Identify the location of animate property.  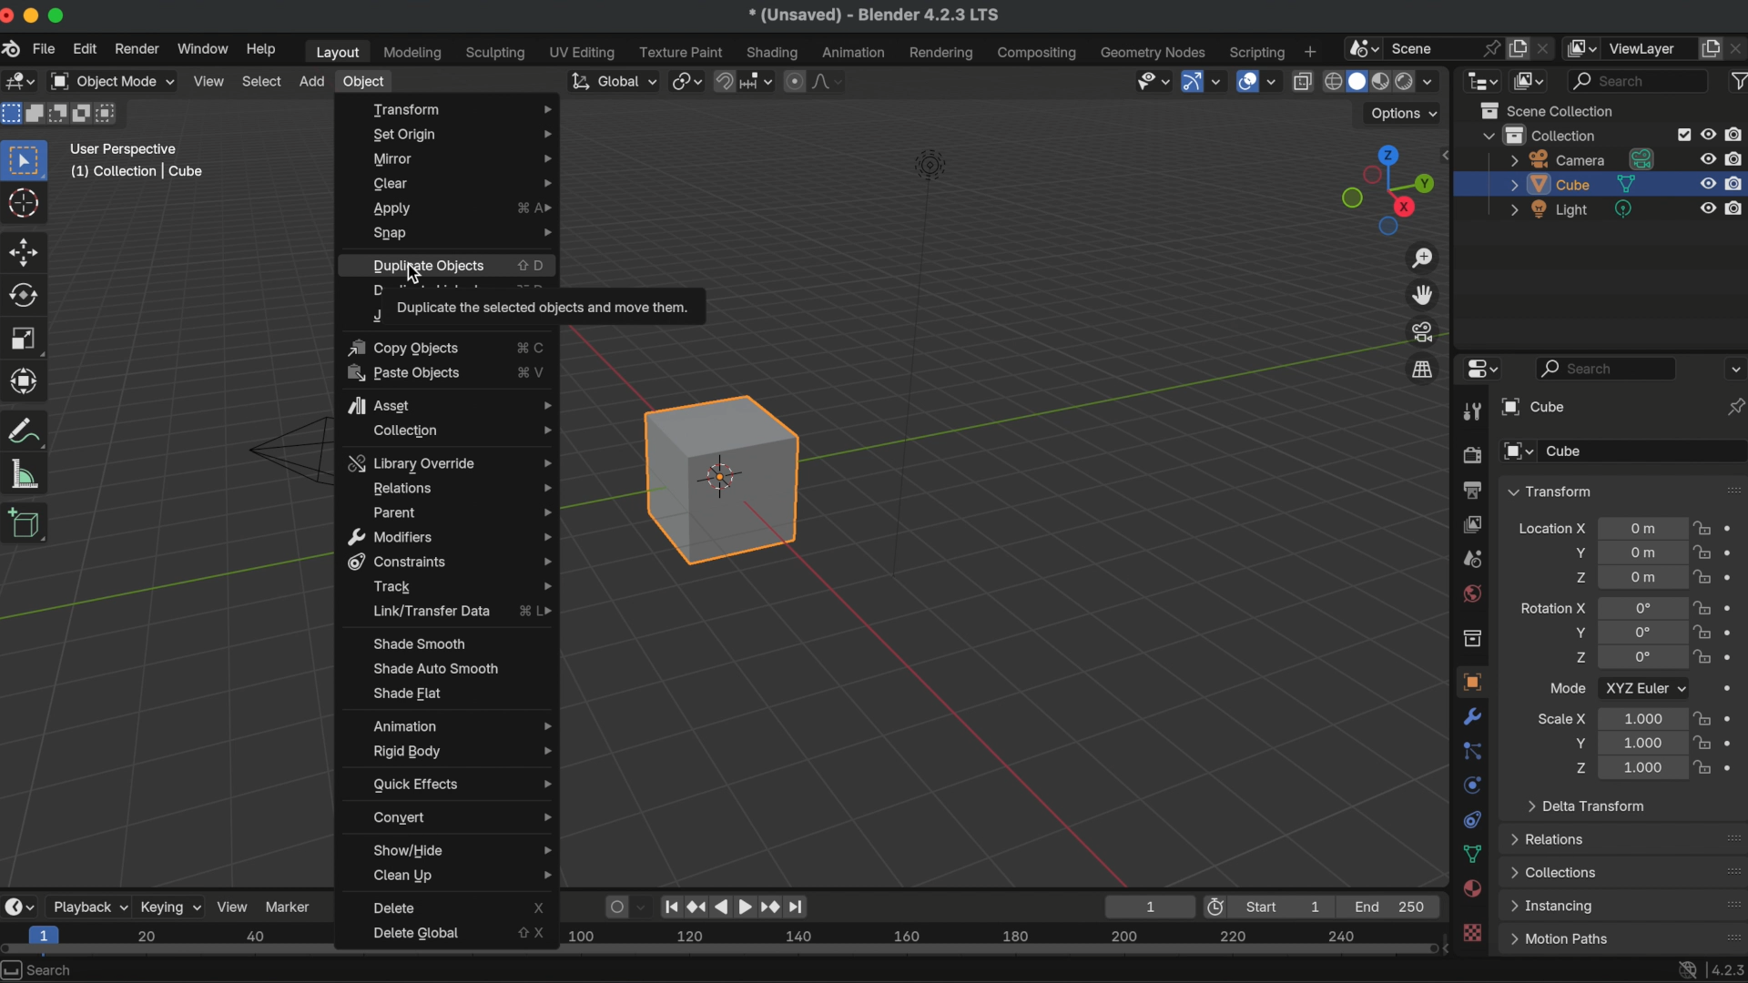
(1733, 577).